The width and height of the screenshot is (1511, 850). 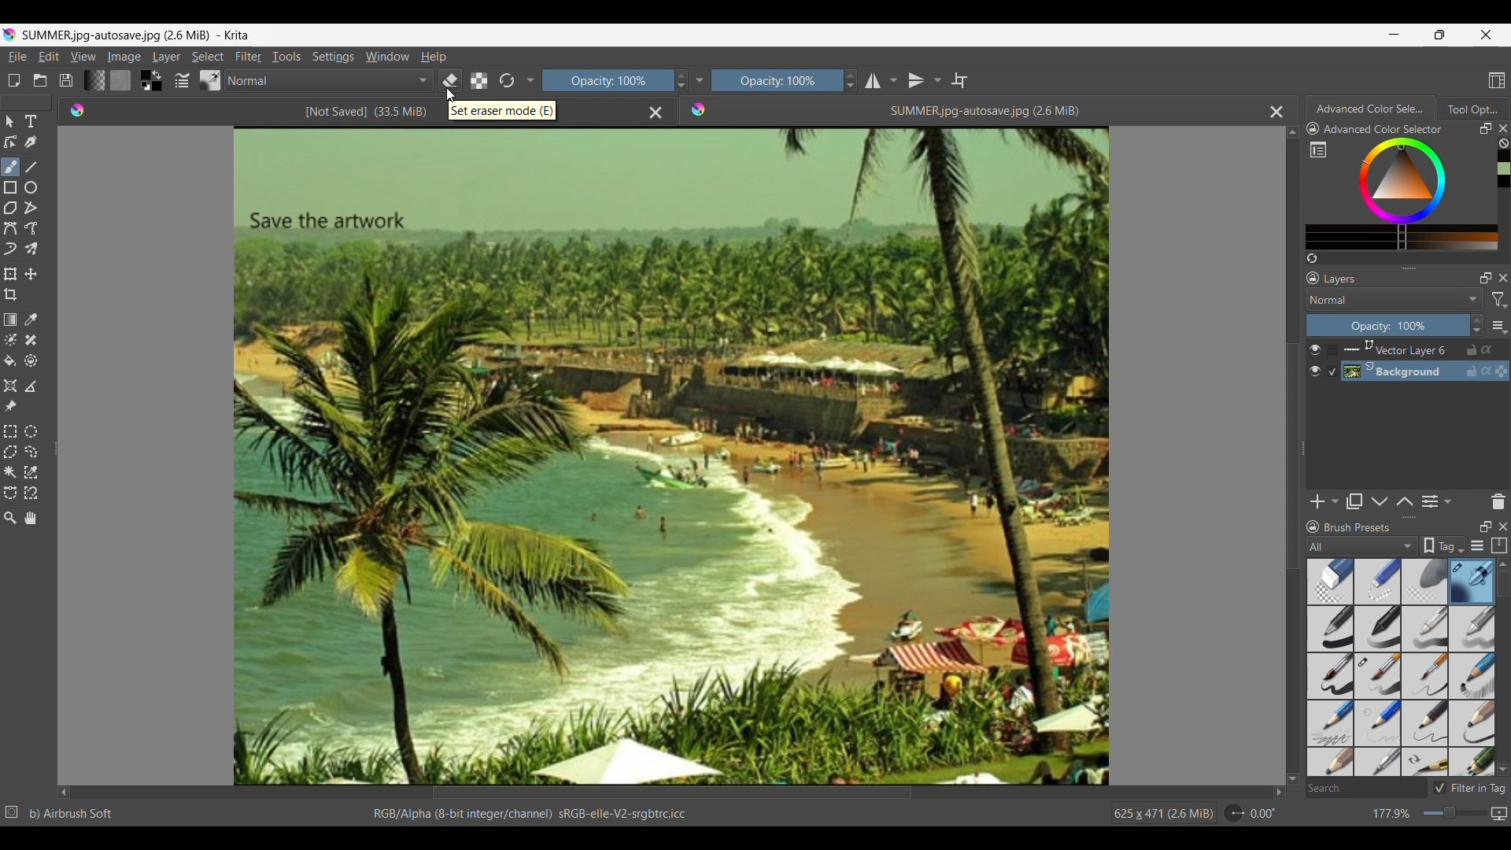 I want to click on Tools, so click(x=286, y=57).